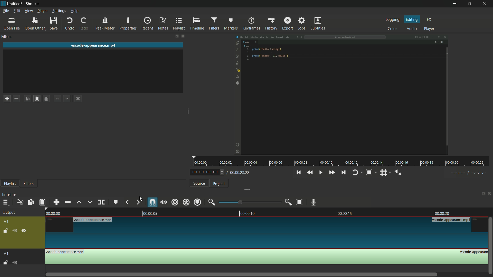  What do you see at coordinates (469, 173) in the screenshot?
I see `in point` at bounding box center [469, 173].